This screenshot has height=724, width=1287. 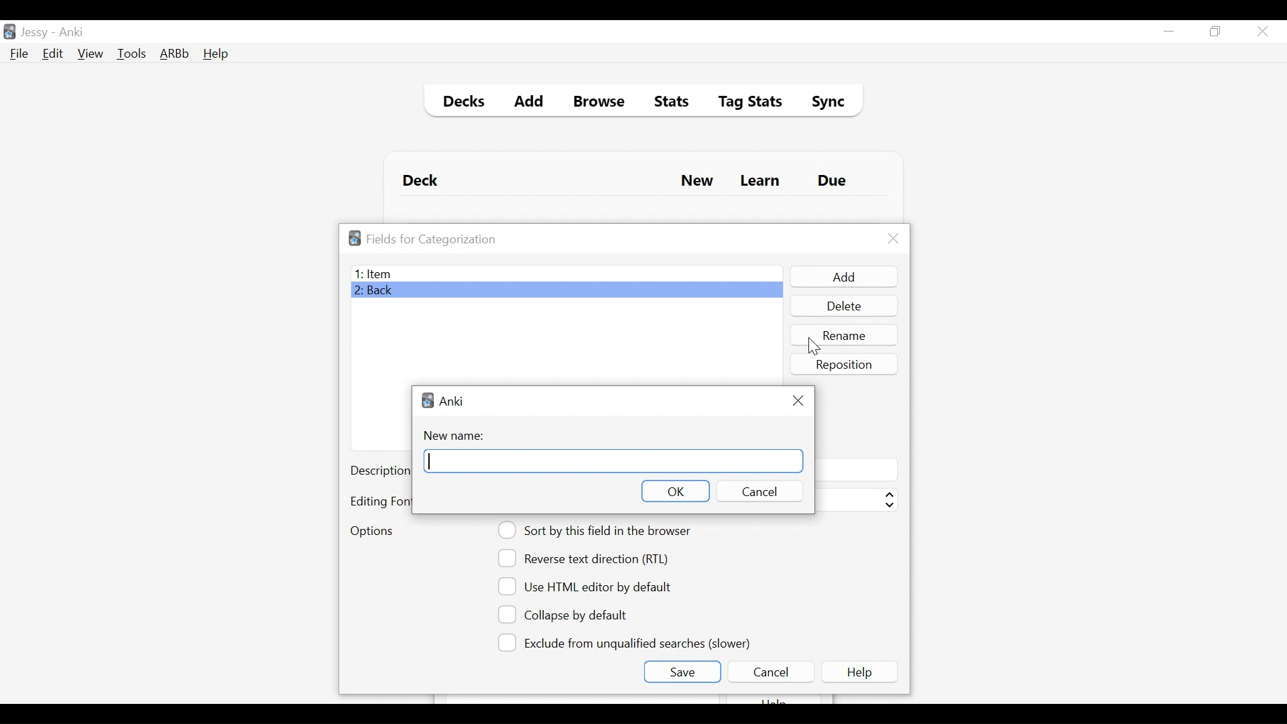 What do you see at coordinates (743, 103) in the screenshot?
I see `Tag Stats` at bounding box center [743, 103].